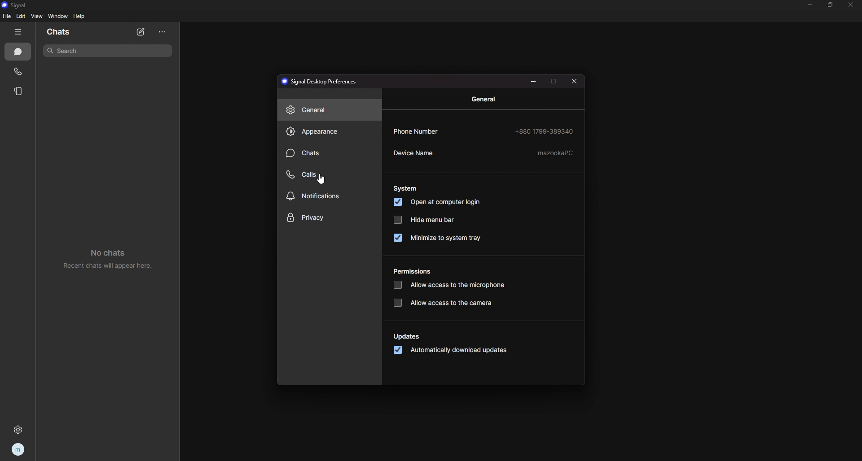 The image size is (862, 461). What do you see at coordinates (325, 153) in the screenshot?
I see `chats` at bounding box center [325, 153].